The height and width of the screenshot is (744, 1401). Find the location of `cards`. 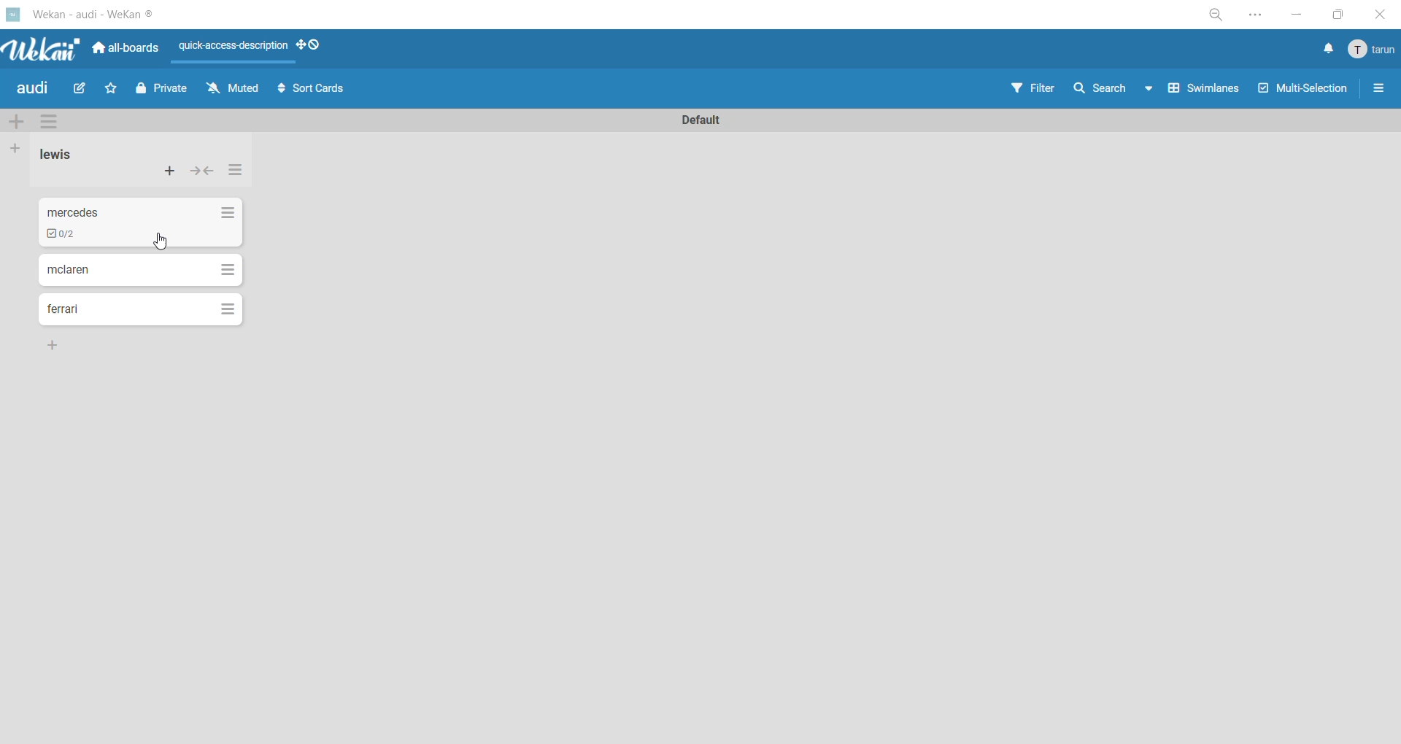

cards is located at coordinates (139, 311).